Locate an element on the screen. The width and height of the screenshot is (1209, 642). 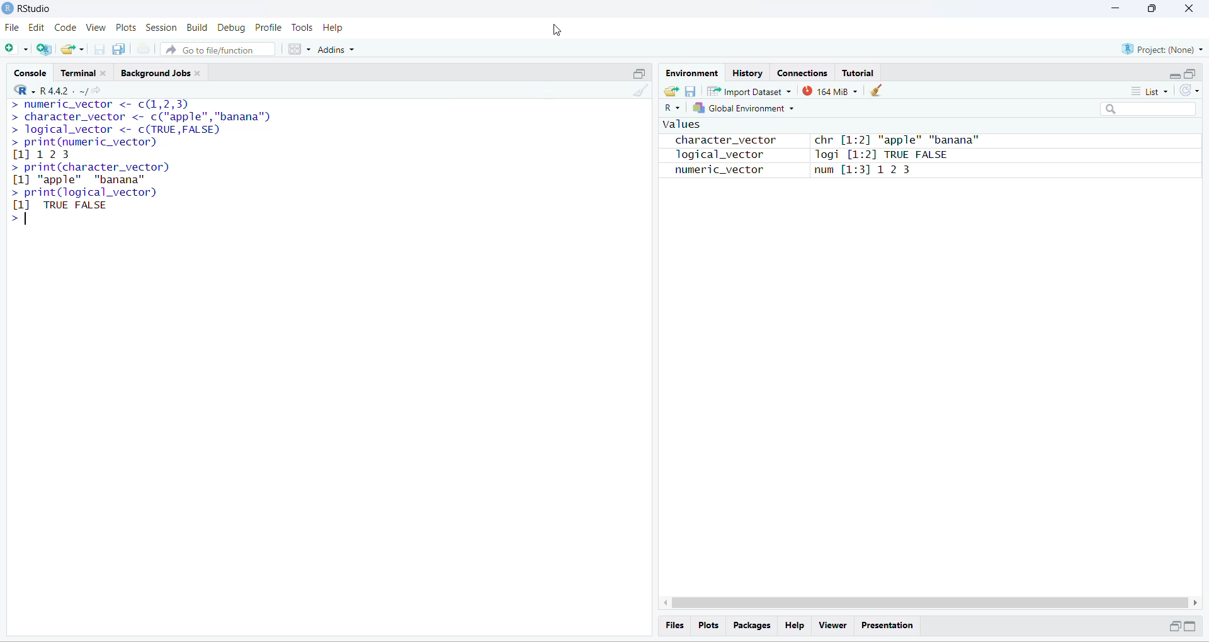
R is located at coordinates (671, 108).